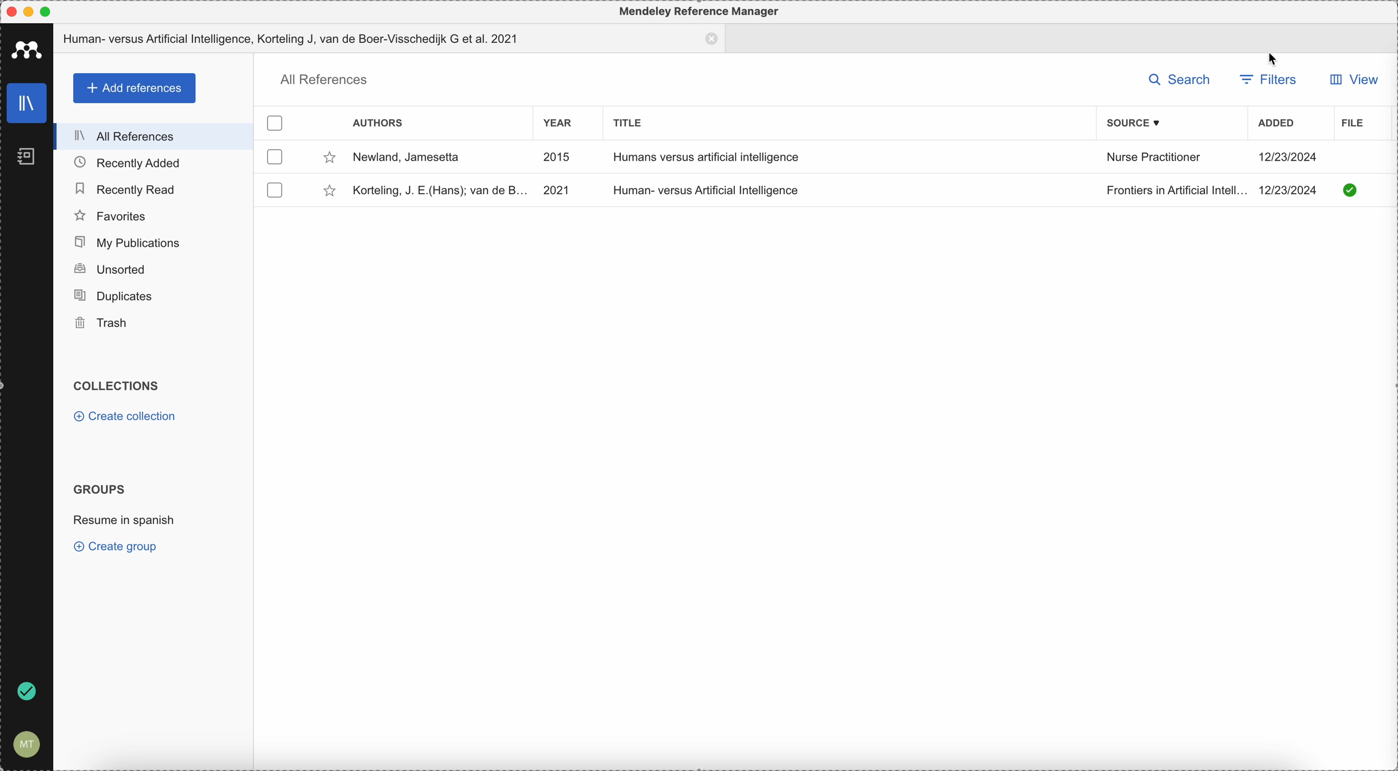 The width and height of the screenshot is (1398, 771). I want to click on cursor, so click(1273, 59).